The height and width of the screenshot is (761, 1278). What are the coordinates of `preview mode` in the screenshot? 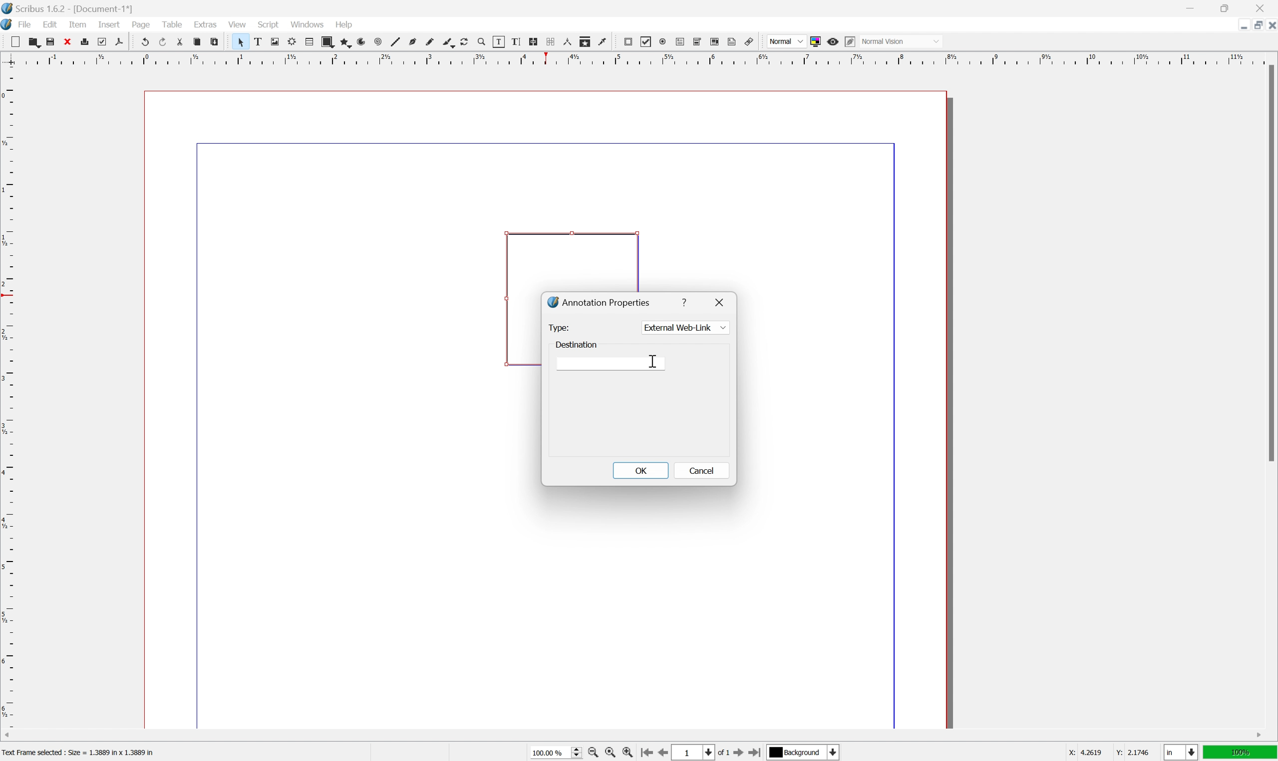 It's located at (834, 42).